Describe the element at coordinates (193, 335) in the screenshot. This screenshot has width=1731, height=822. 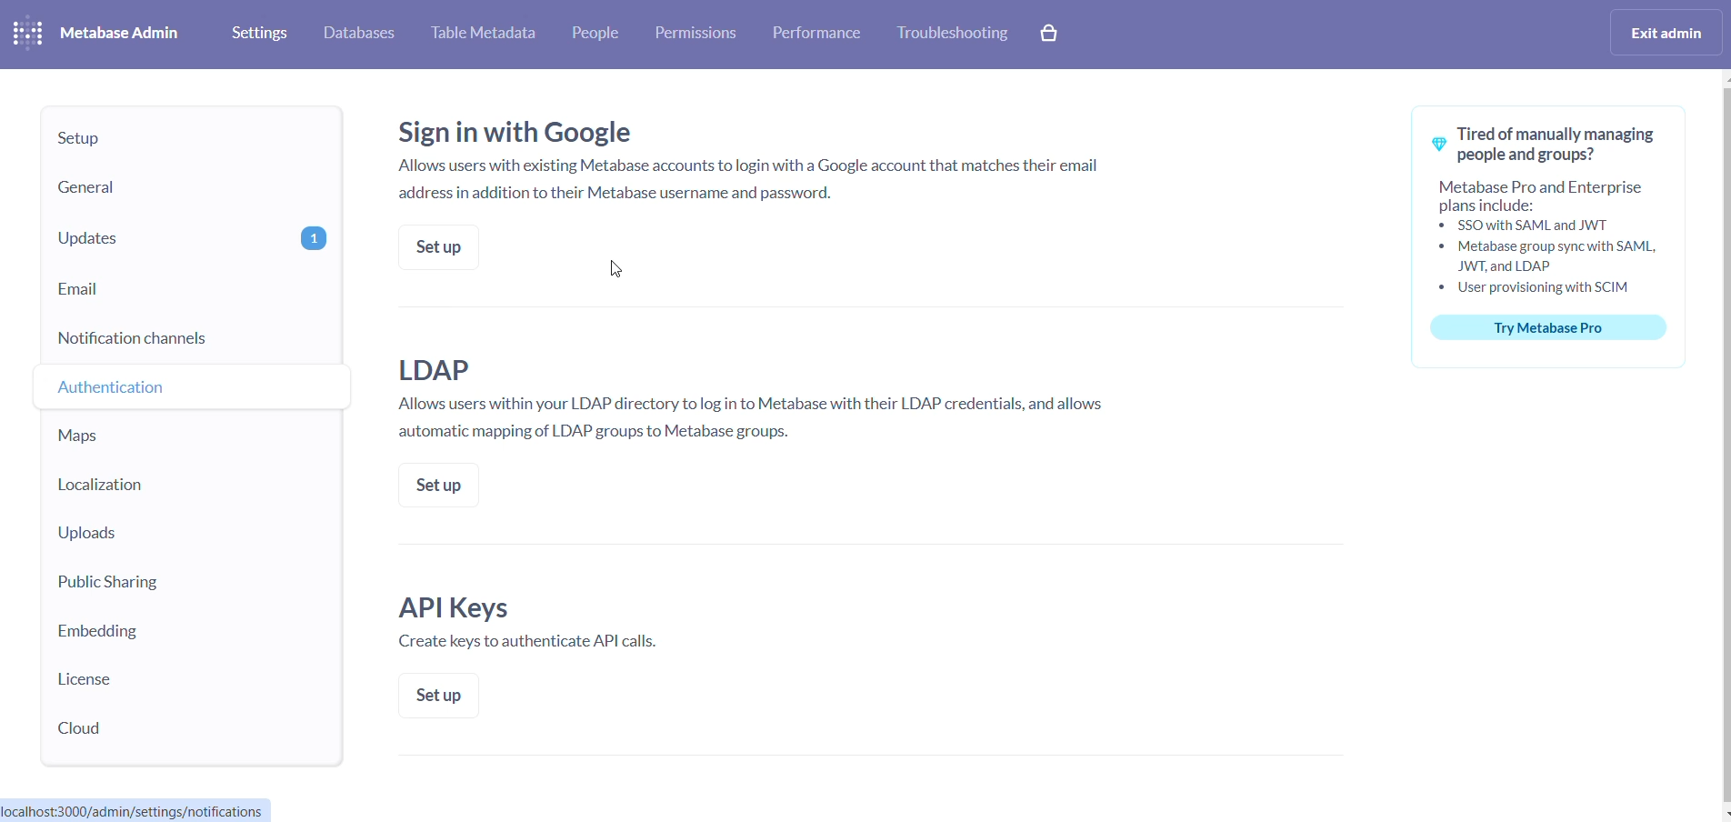
I see `notification channel` at that location.